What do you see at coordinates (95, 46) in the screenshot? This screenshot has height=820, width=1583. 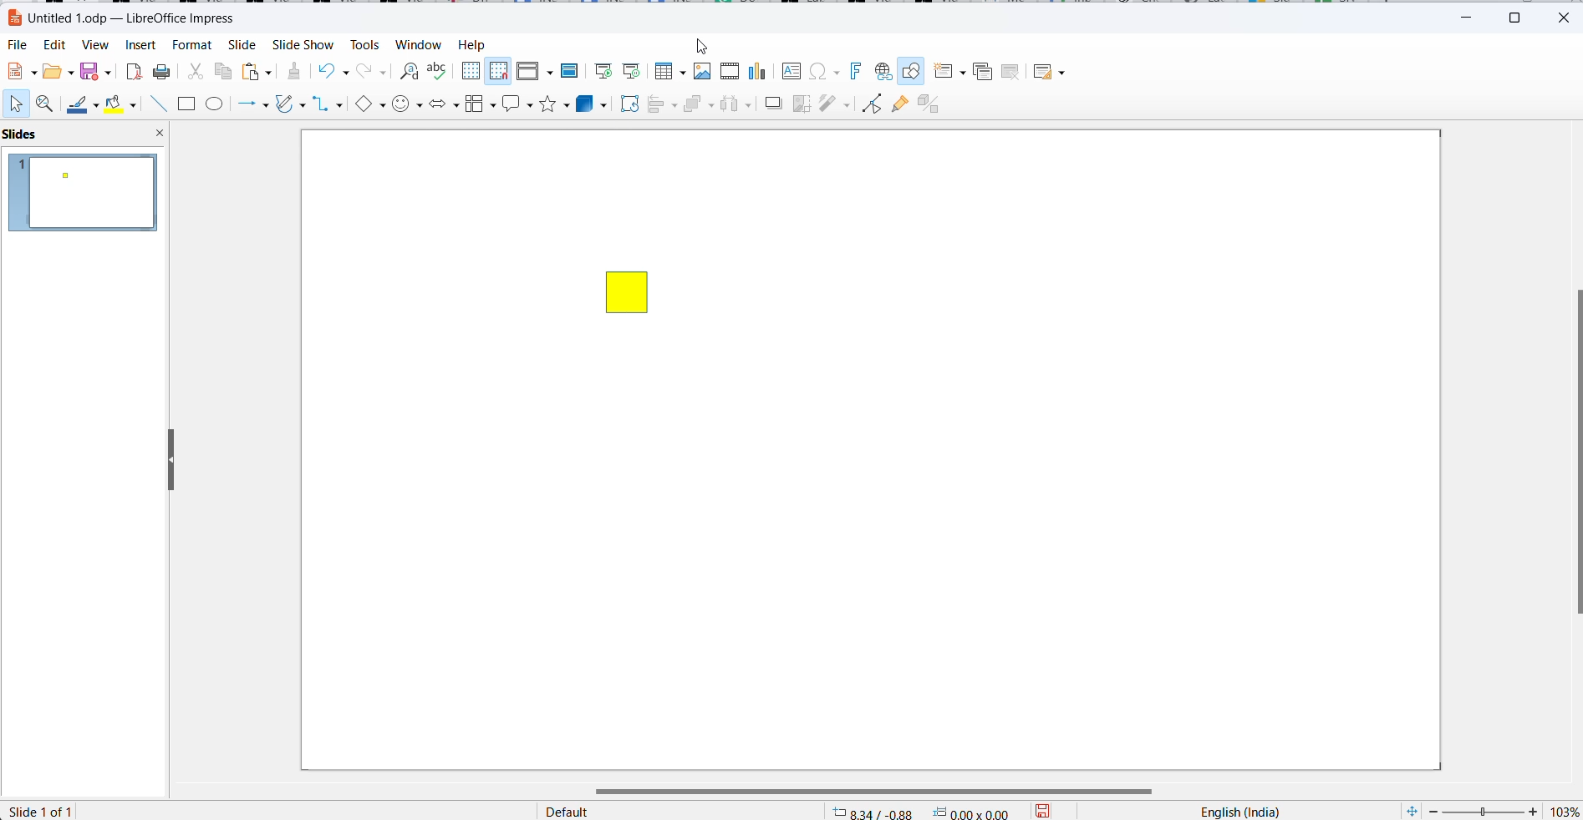 I see `View` at bounding box center [95, 46].